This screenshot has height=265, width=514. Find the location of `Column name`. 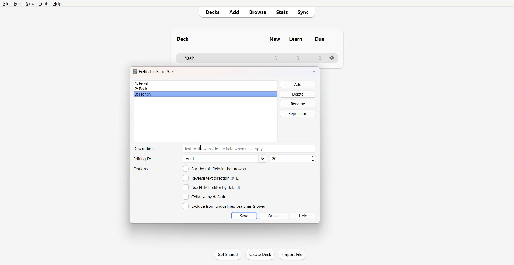

Column name is located at coordinates (296, 39).